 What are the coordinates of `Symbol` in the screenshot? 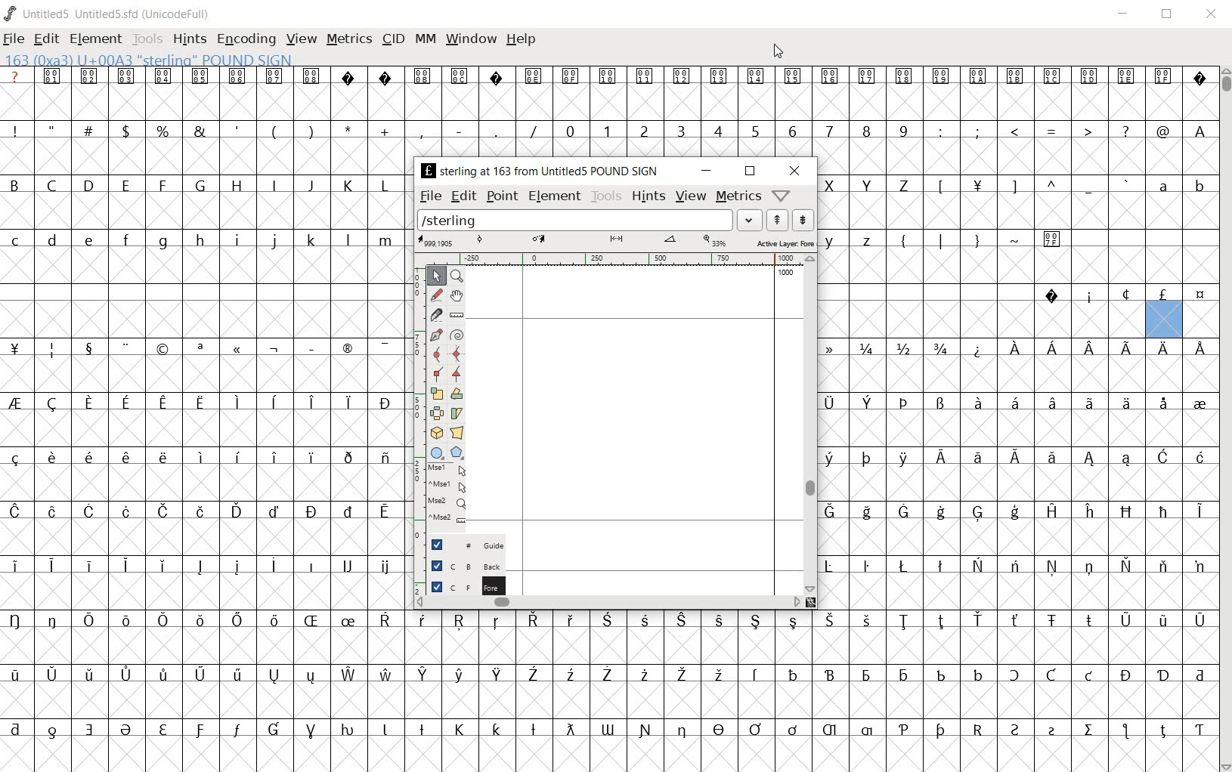 It's located at (53, 349).